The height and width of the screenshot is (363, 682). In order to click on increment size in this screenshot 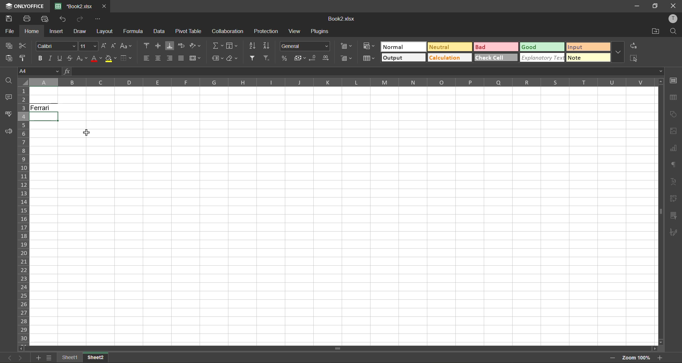, I will do `click(104, 45)`.